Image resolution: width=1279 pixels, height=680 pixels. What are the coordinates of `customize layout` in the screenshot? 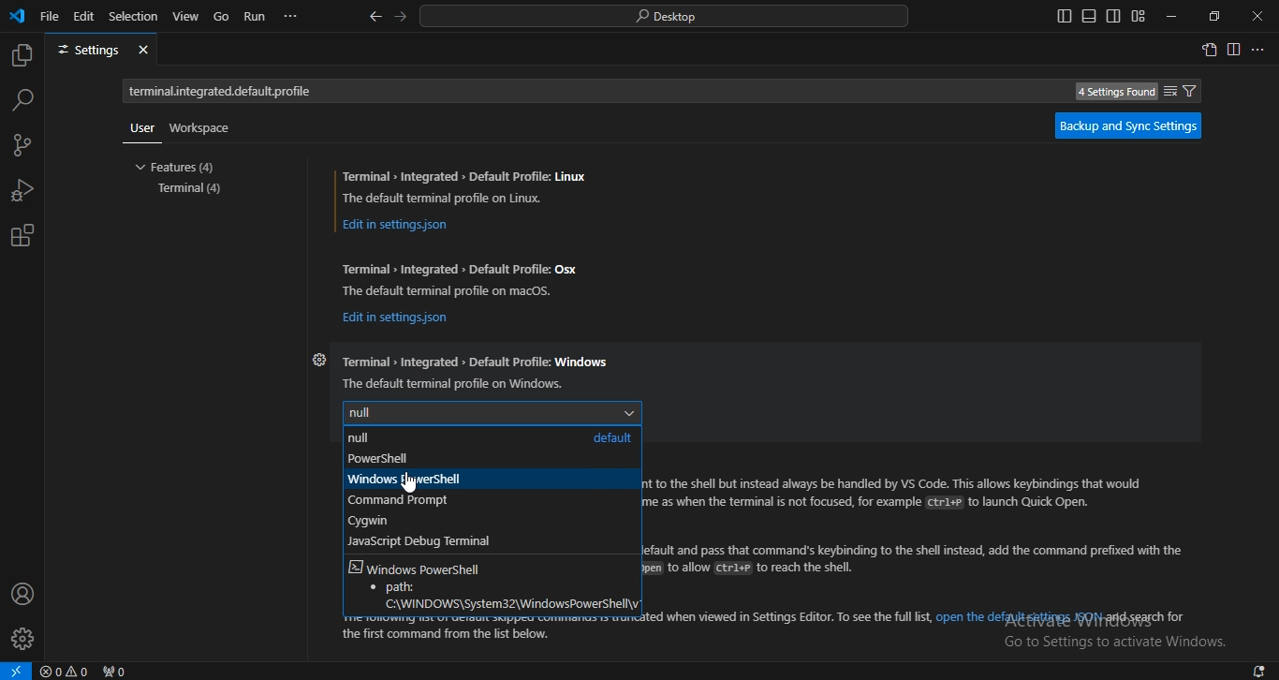 It's located at (1139, 15).